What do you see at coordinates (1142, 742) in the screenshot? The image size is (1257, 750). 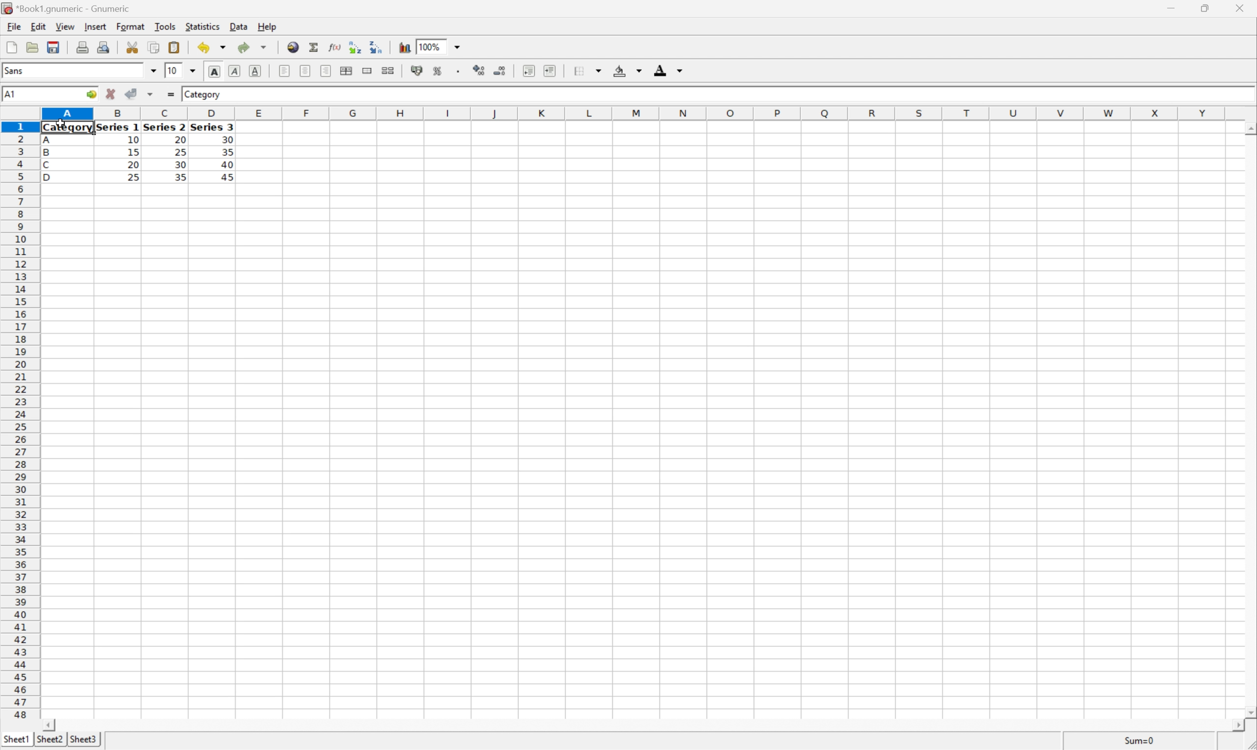 I see `Sum=0` at bounding box center [1142, 742].